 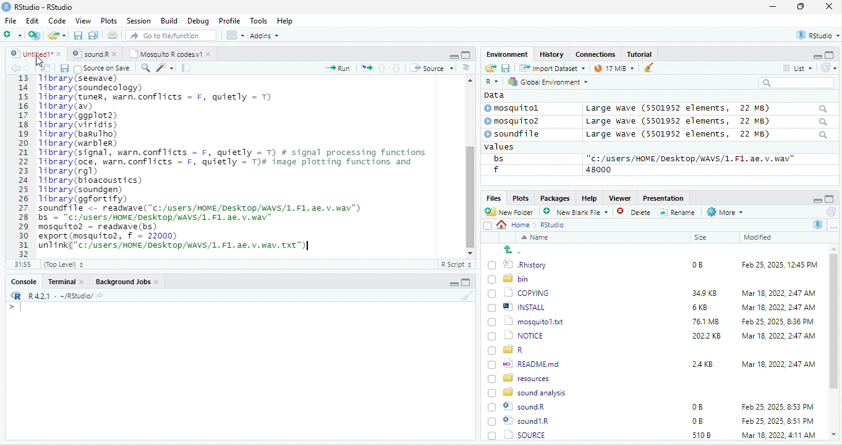 What do you see at coordinates (452, 284) in the screenshot?
I see `minimize` at bounding box center [452, 284].